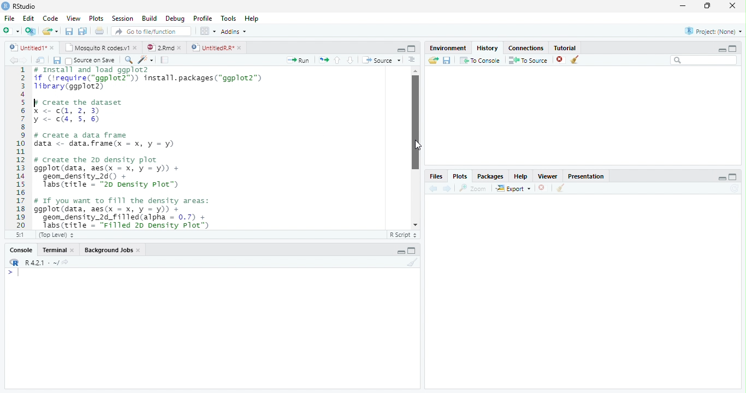 The height and width of the screenshot is (393, 746). Describe the element at coordinates (459, 176) in the screenshot. I see `Plots` at that location.